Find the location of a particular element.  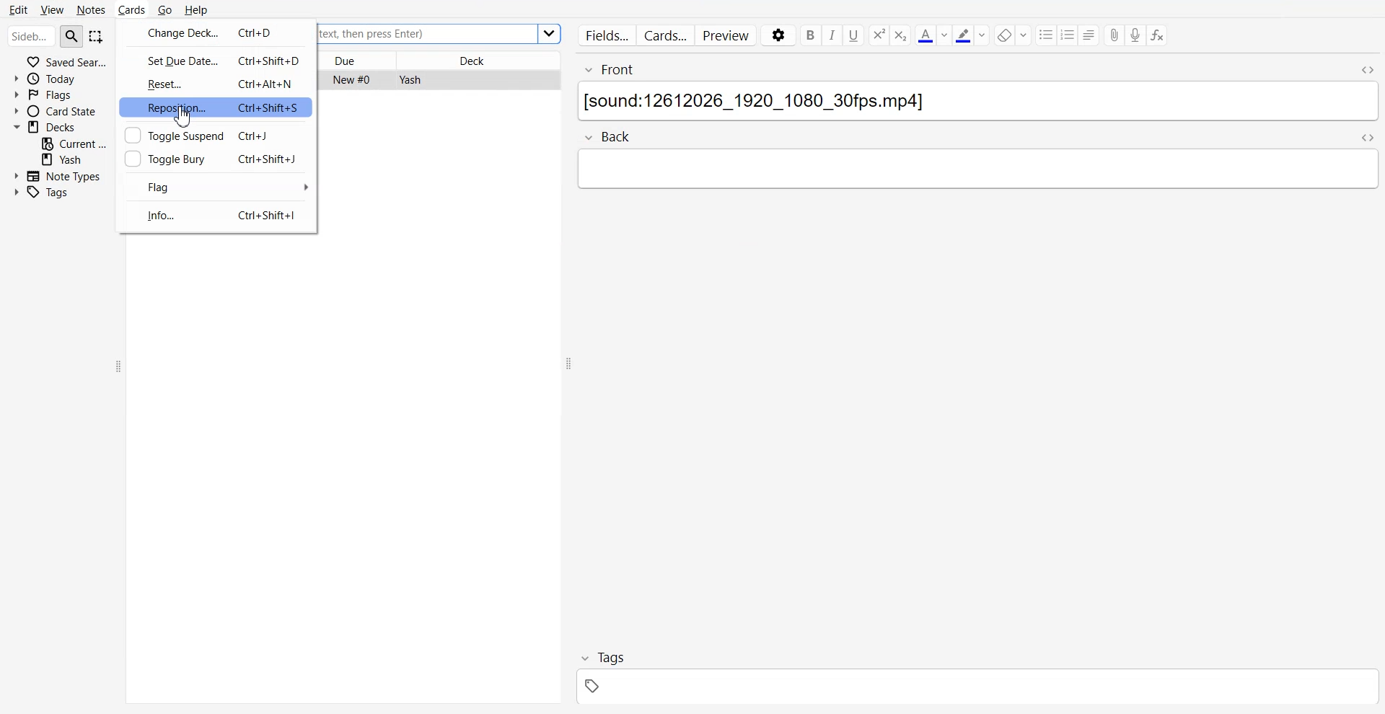

Ctri+j is located at coordinates (253, 134).